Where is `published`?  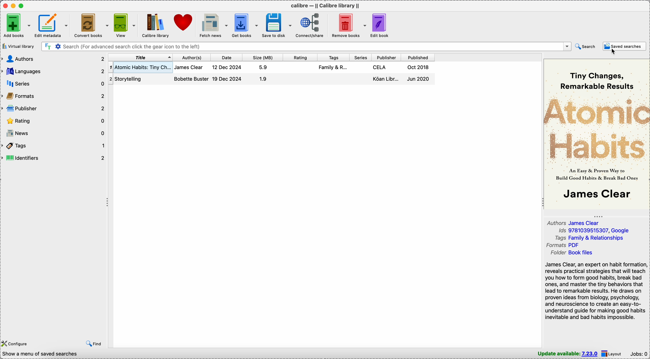 published is located at coordinates (418, 58).